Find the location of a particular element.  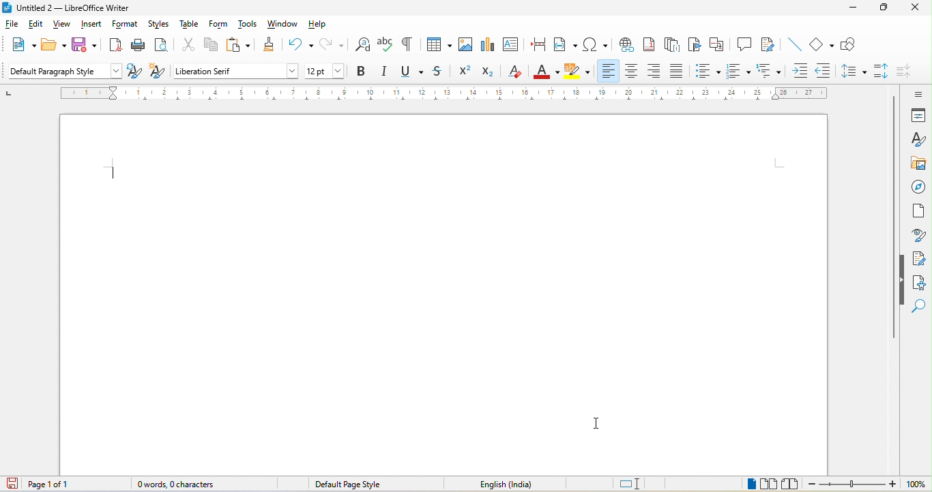

style inspecter is located at coordinates (918, 236).